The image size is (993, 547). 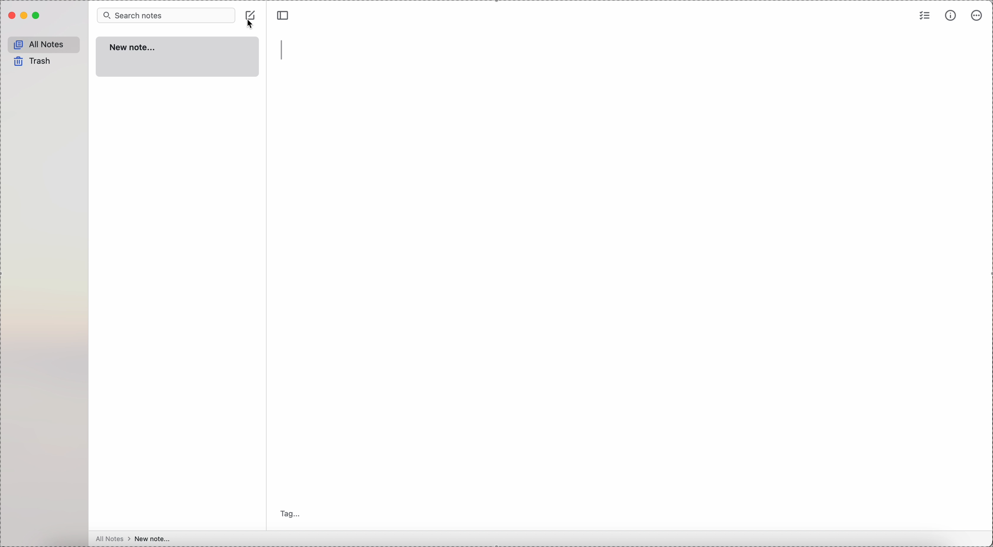 I want to click on minimize, so click(x=24, y=17).